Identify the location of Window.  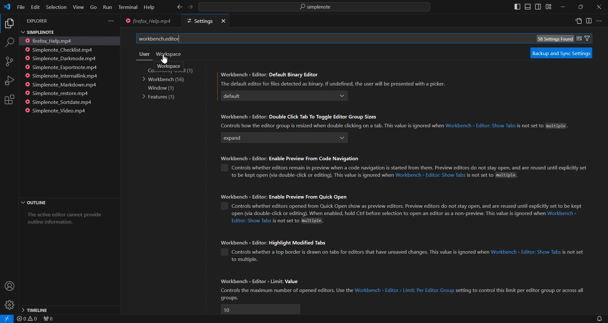
(161, 88).